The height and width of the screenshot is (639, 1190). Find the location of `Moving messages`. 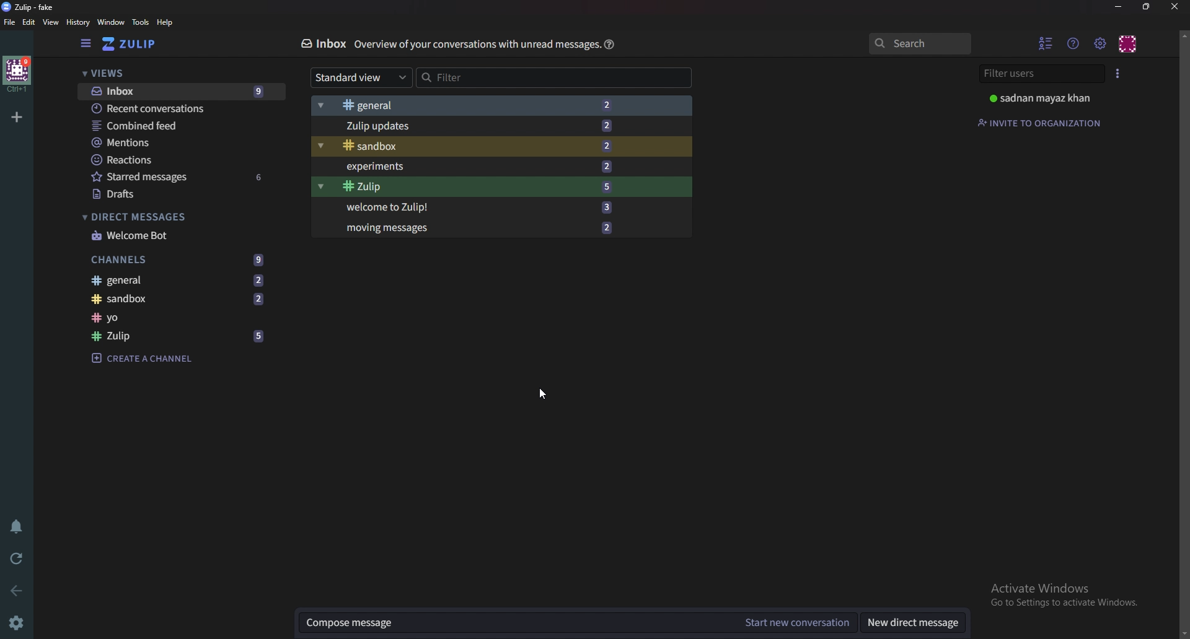

Moving messages is located at coordinates (496, 228).